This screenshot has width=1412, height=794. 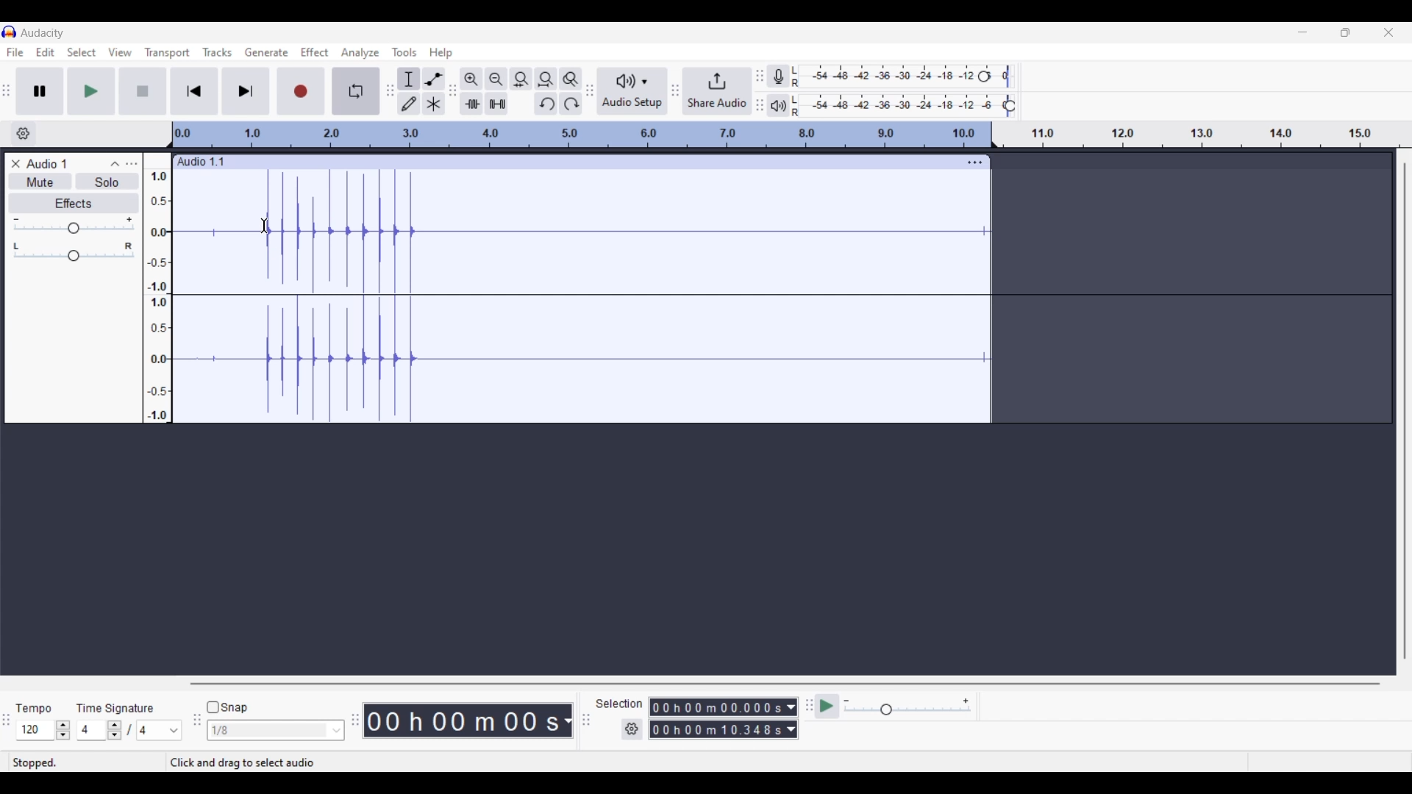 I want to click on Vertical slide bar, so click(x=1405, y=410).